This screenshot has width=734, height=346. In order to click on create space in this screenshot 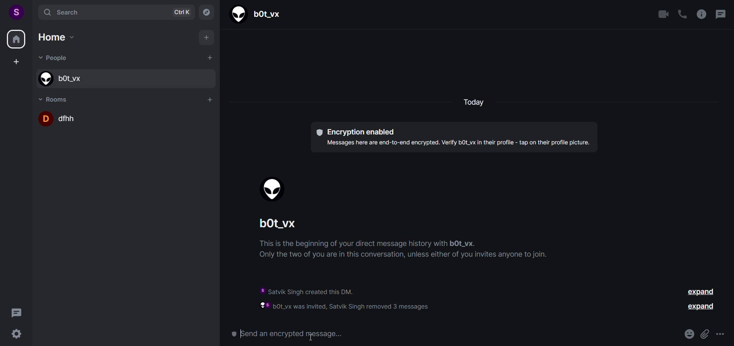, I will do `click(16, 62)`.